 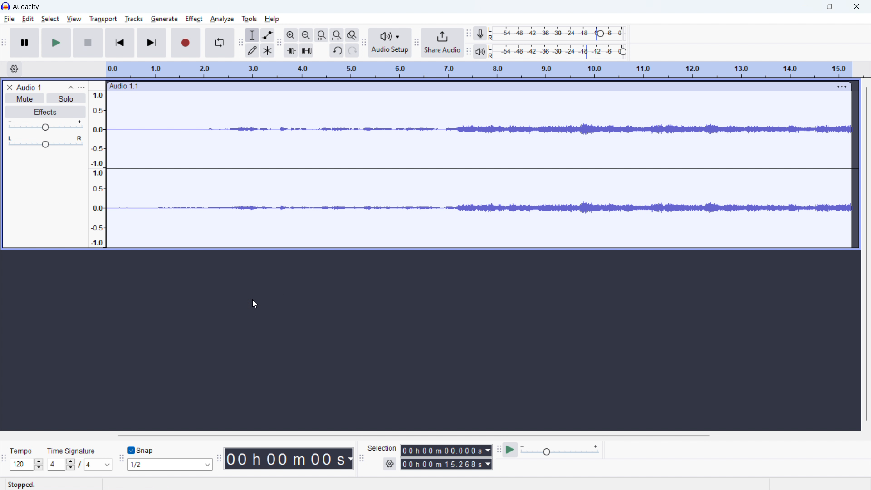 What do you see at coordinates (468, 33) in the screenshot?
I see `recording meter toolbar` at bounding box center [468, 33].